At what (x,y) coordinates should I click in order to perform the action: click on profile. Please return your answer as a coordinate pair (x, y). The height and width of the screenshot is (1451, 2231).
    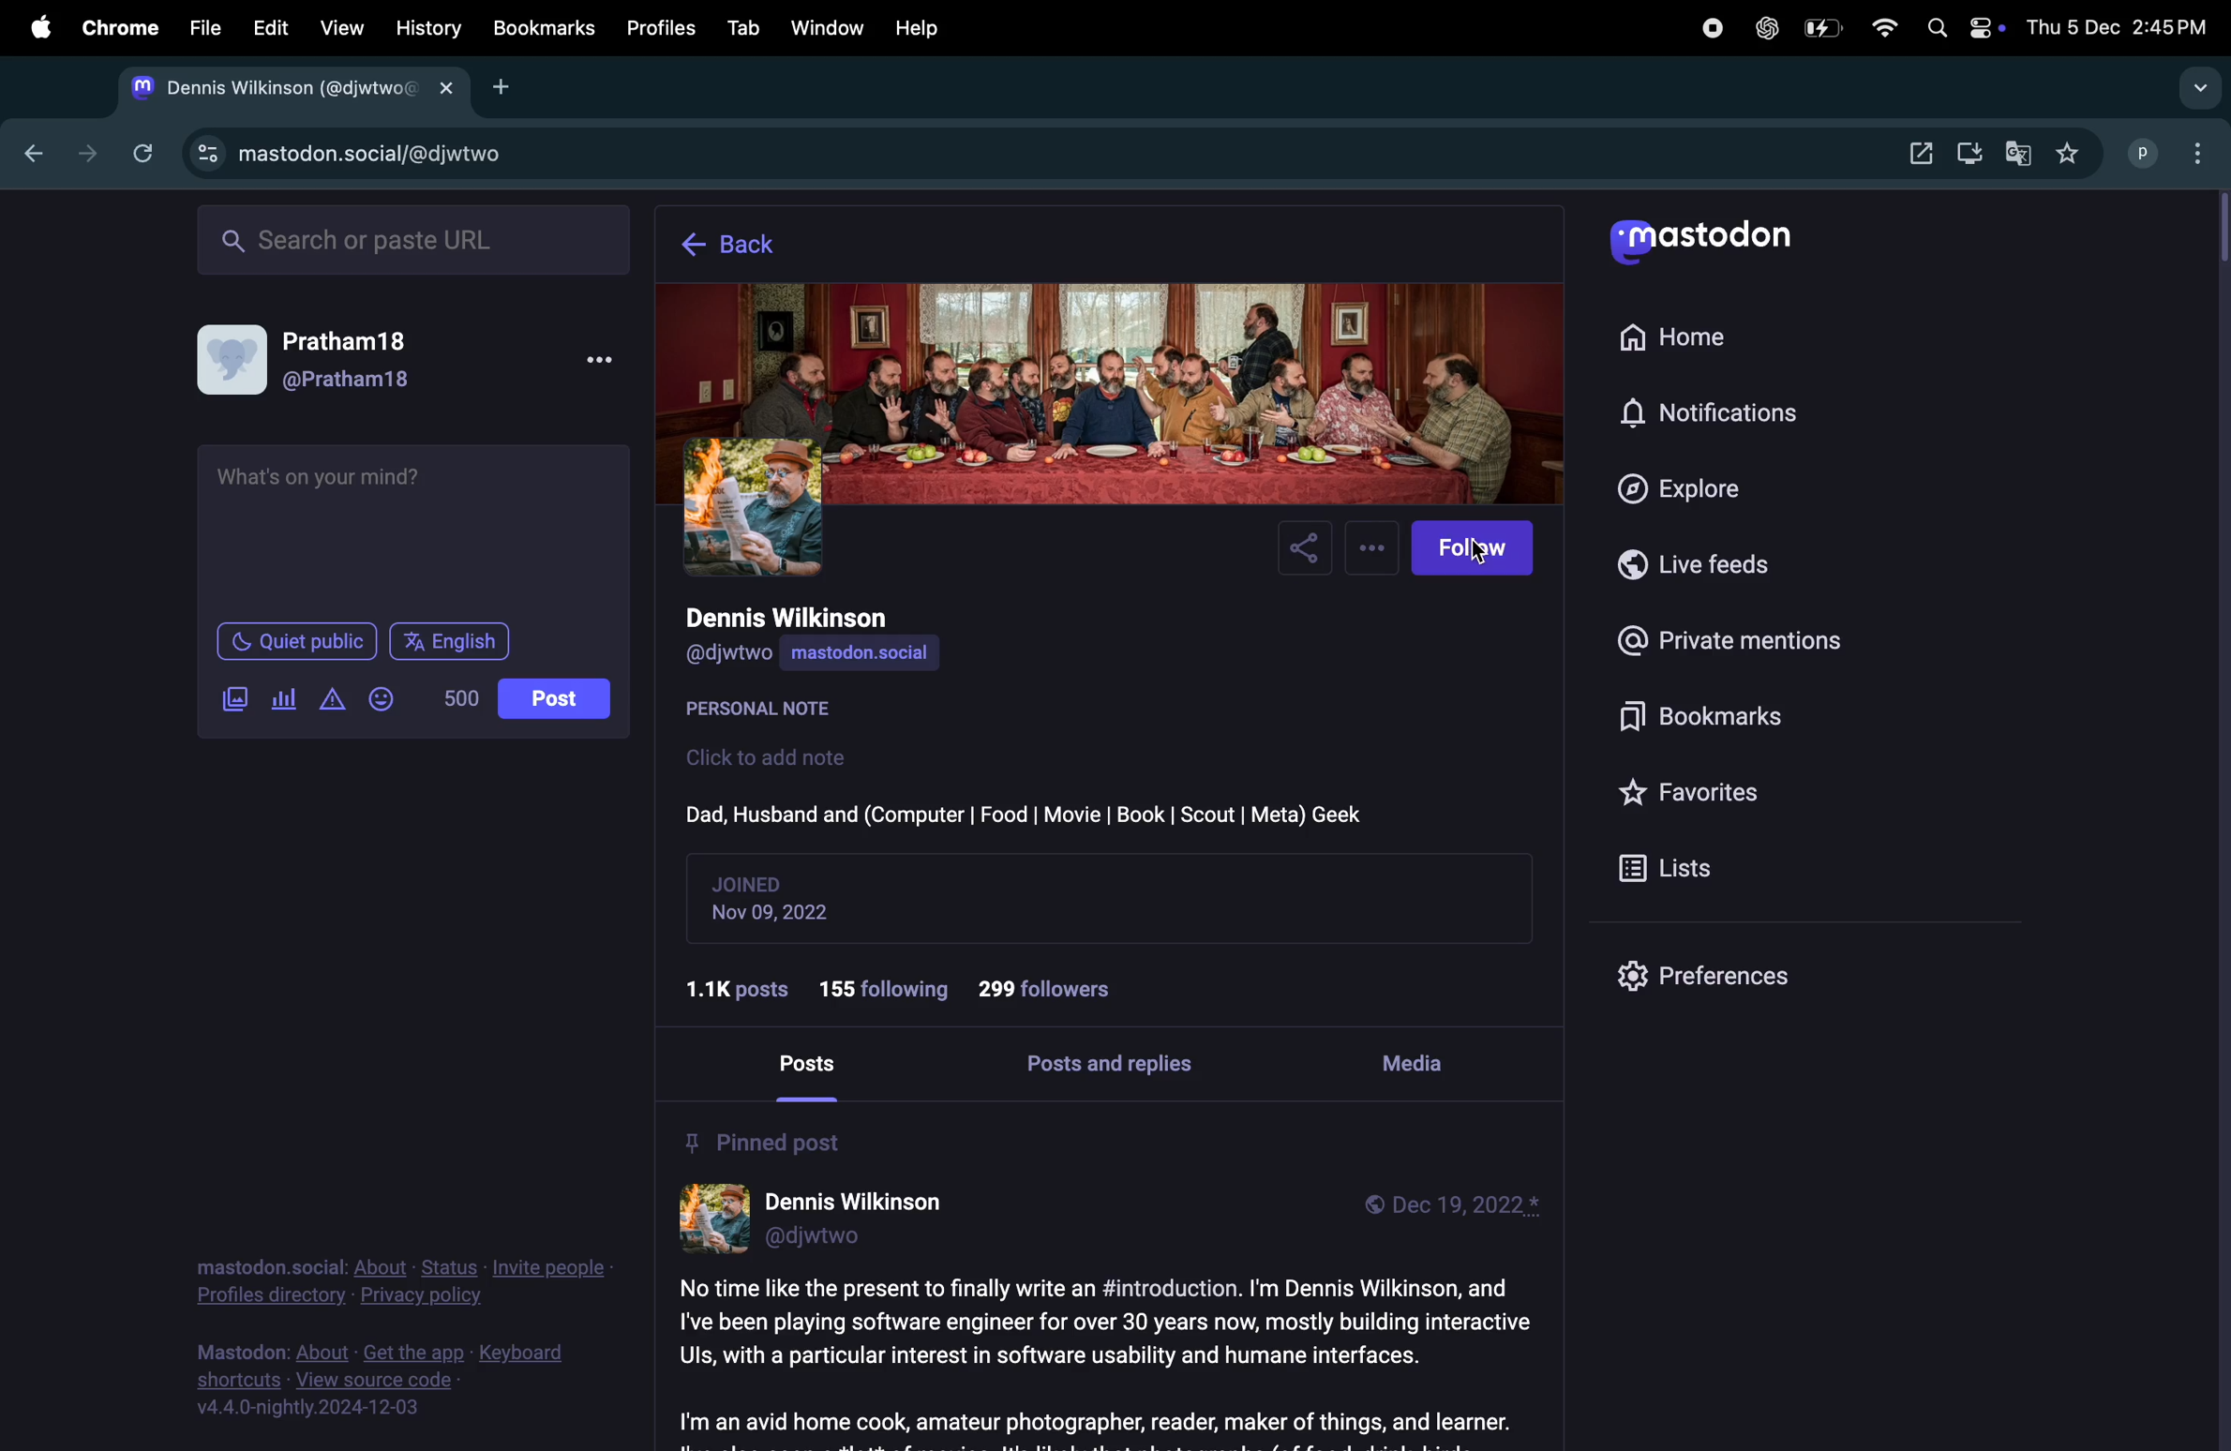
    Looking at the image, I should click on (2142, 155).